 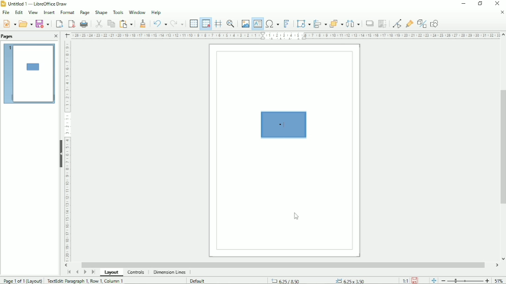 I want to click on Page, so click(x=85, y=12).